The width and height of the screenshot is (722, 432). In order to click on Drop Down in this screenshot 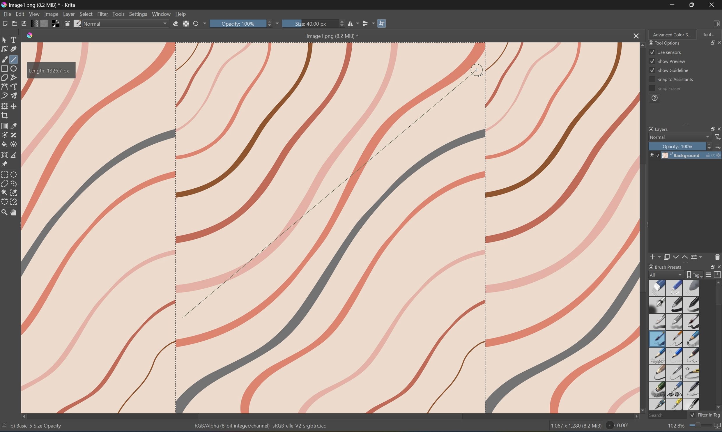, I will do `click(280, 23)`.